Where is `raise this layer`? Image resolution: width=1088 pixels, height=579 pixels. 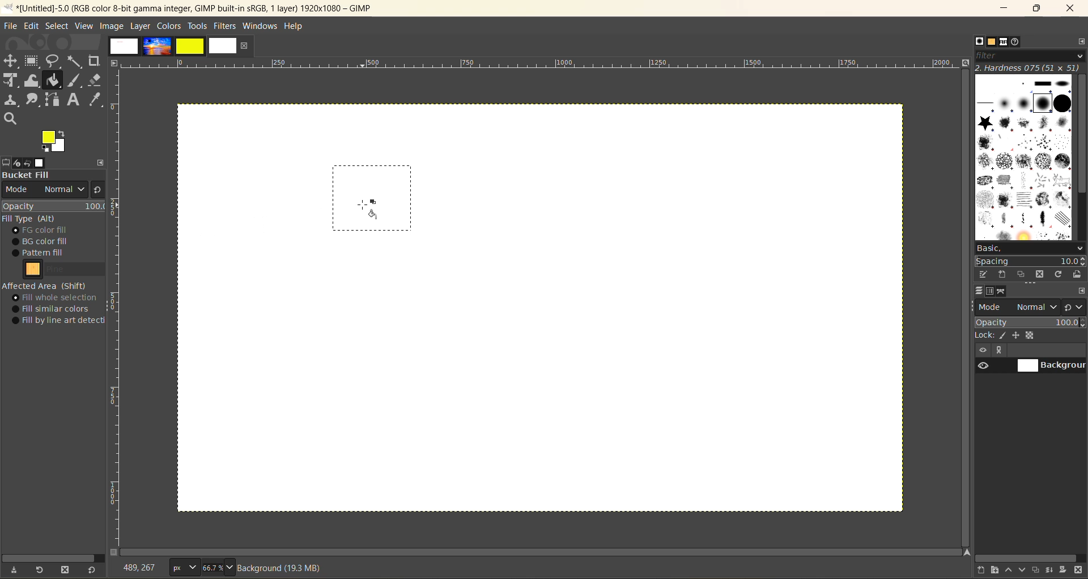 raise this layer is located at coordinates (1011, 571).